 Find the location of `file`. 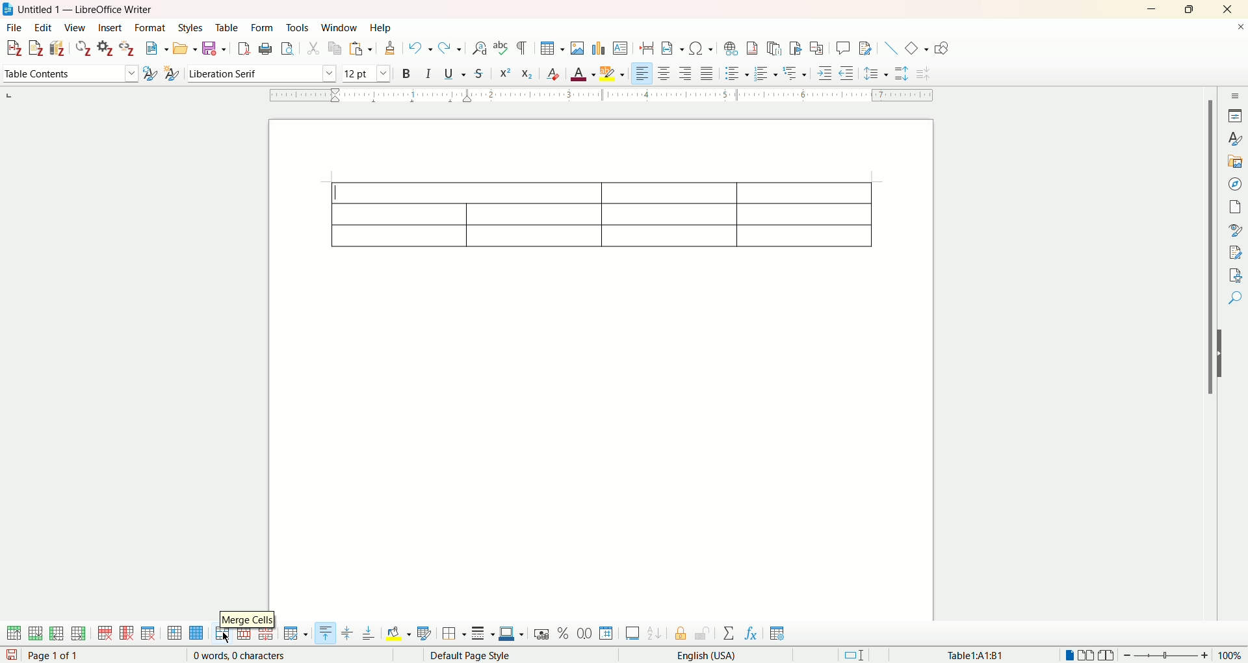

file is located at coordinates (16, 27).